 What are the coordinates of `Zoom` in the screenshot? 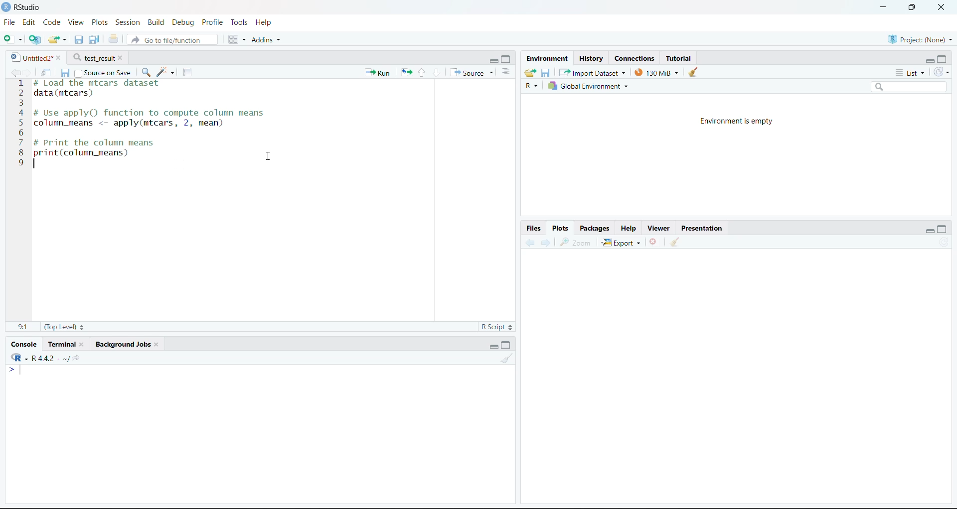 It's located at (577, 243).